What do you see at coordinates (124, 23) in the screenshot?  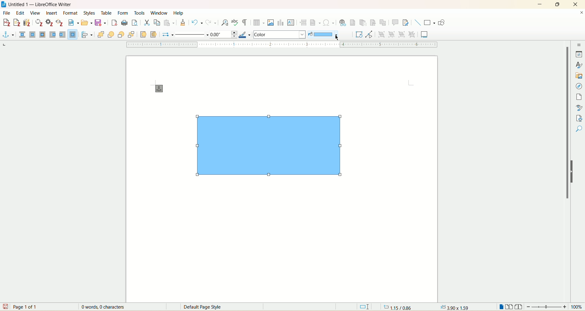 I see `print` at bounding box center [124, 23].